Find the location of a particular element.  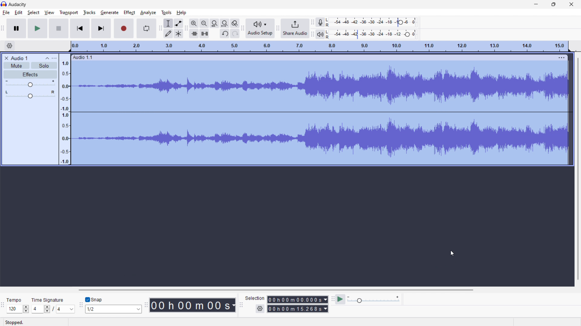

playback speed is located at coordinates (374, 300).